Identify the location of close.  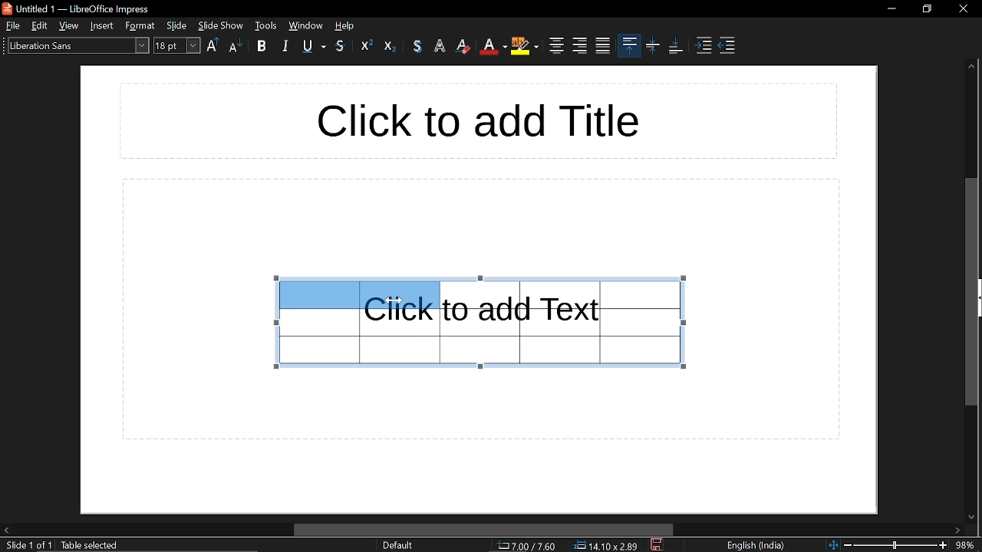
(962, 7).